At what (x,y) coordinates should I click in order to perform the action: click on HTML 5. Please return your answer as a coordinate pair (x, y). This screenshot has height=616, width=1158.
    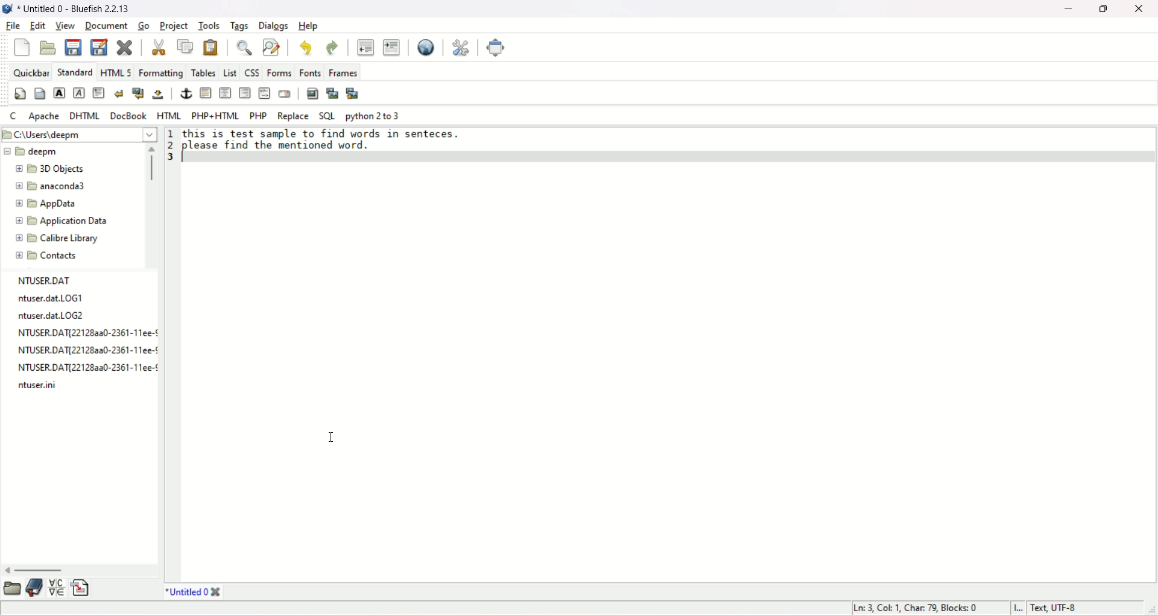
    Looking at the image, I should click on (116, 72).